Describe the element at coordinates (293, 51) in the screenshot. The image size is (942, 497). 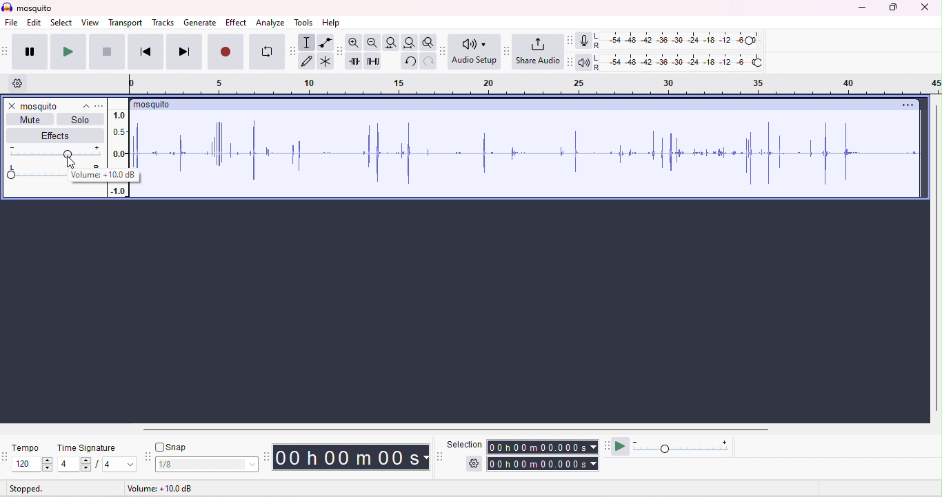
I see `tools toolbar` at that location.